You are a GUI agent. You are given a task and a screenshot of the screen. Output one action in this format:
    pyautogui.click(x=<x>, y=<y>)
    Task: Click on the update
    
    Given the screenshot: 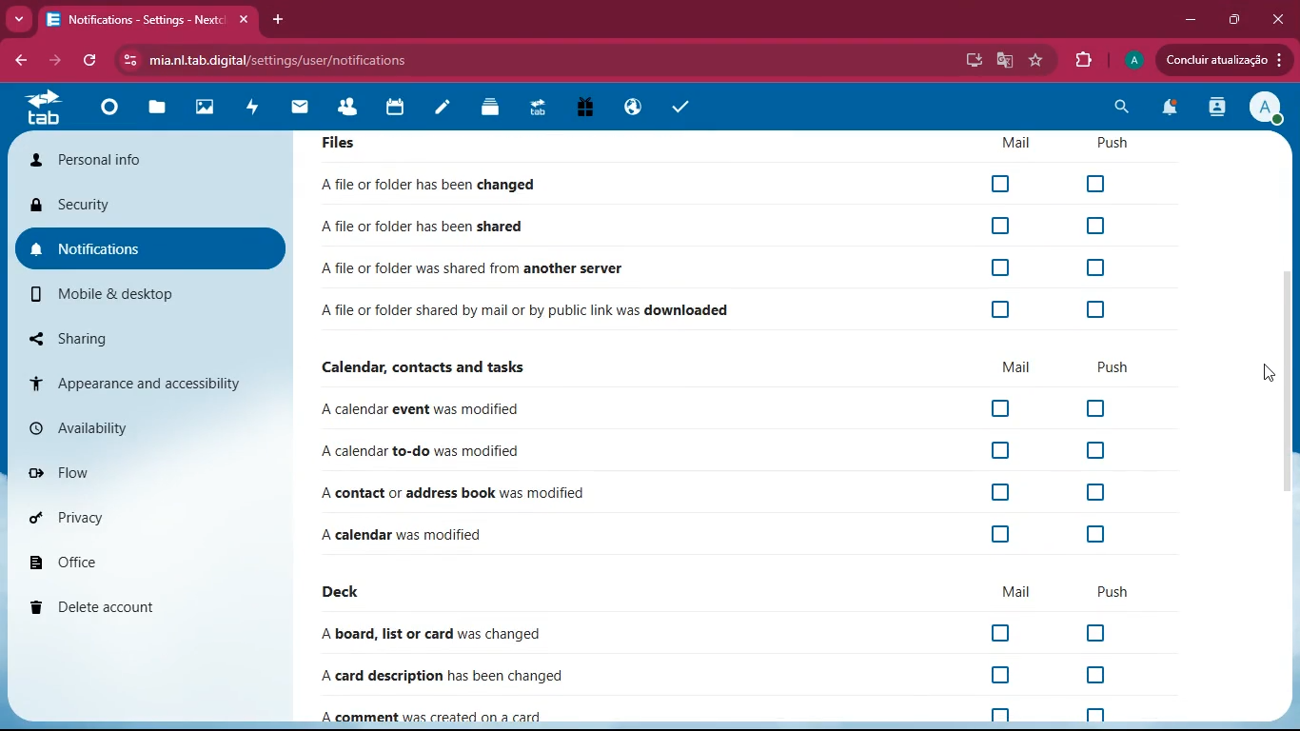 What is the action you would take?
    pyautogui.click(x=1222, y=60)
    